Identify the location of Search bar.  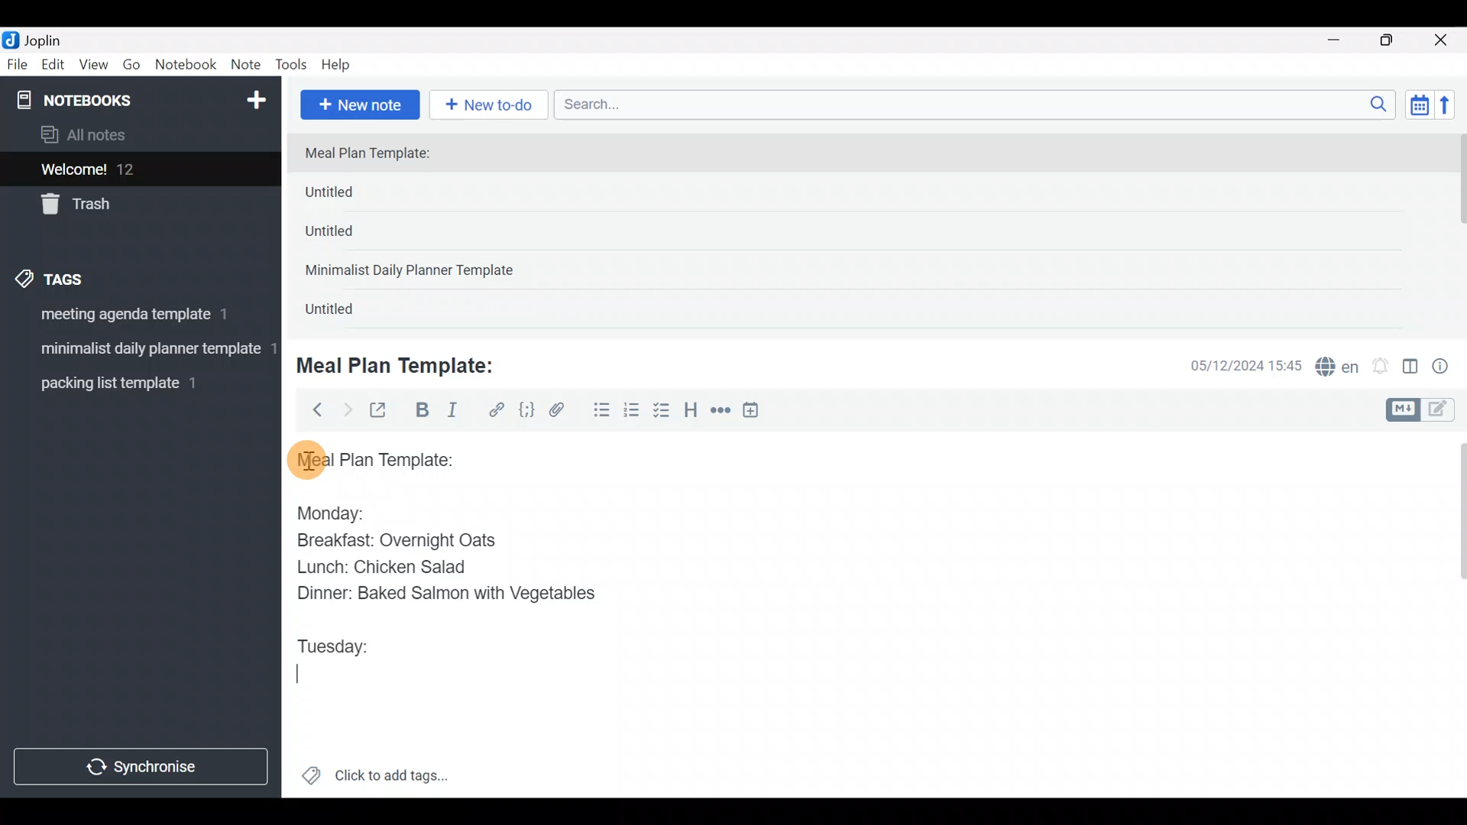
(979, 102).